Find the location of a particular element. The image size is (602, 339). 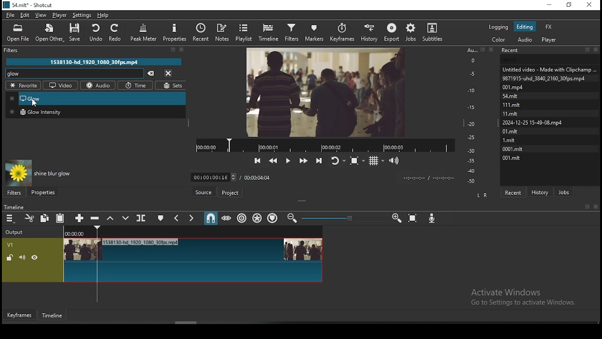

zoom in or zoom out slider is located at coordinates (344, 219).